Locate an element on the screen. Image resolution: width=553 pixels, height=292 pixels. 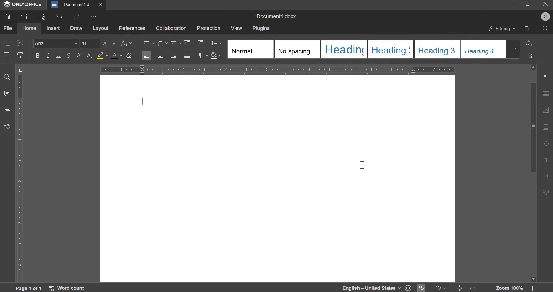
layout is located at coordinates (101, 29).